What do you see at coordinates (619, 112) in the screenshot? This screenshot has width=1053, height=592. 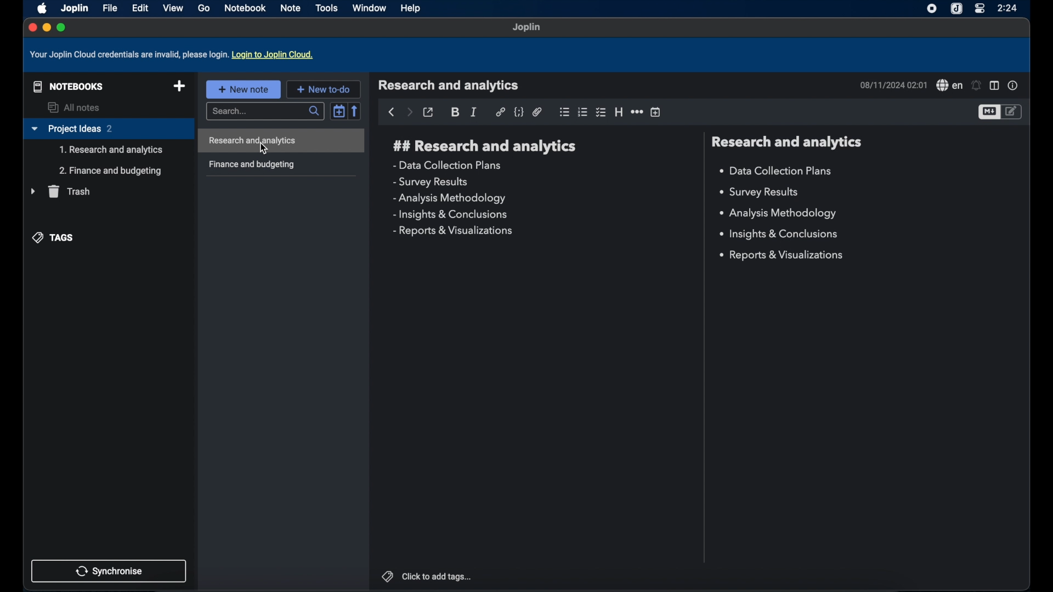 I see `heading` at bounding box center [619, 112].